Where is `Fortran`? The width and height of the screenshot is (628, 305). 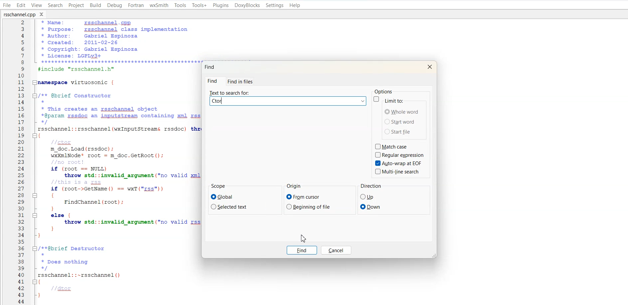
Fortran is located at coordinates (135, 5).